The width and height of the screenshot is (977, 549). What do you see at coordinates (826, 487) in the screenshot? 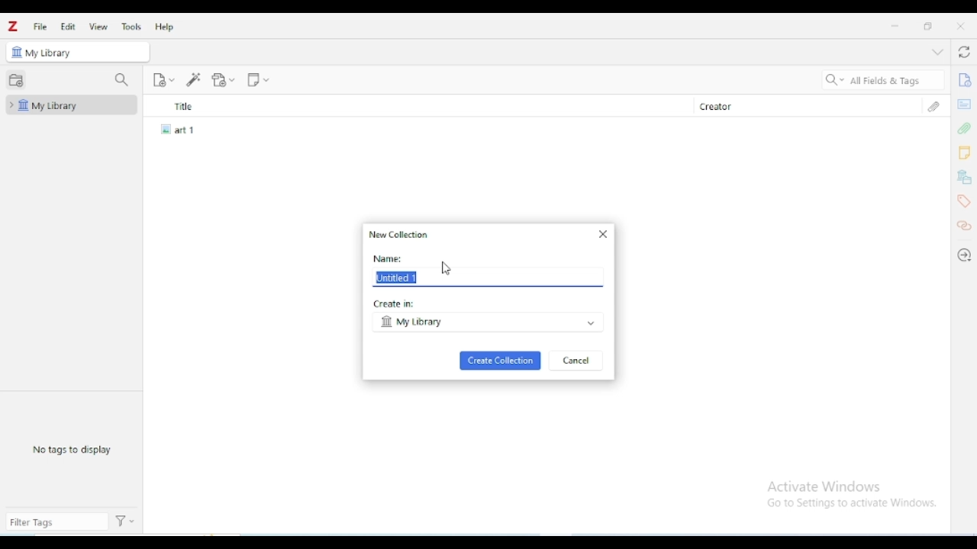
I see `Activate Windows` at bounding box center [826, 487].